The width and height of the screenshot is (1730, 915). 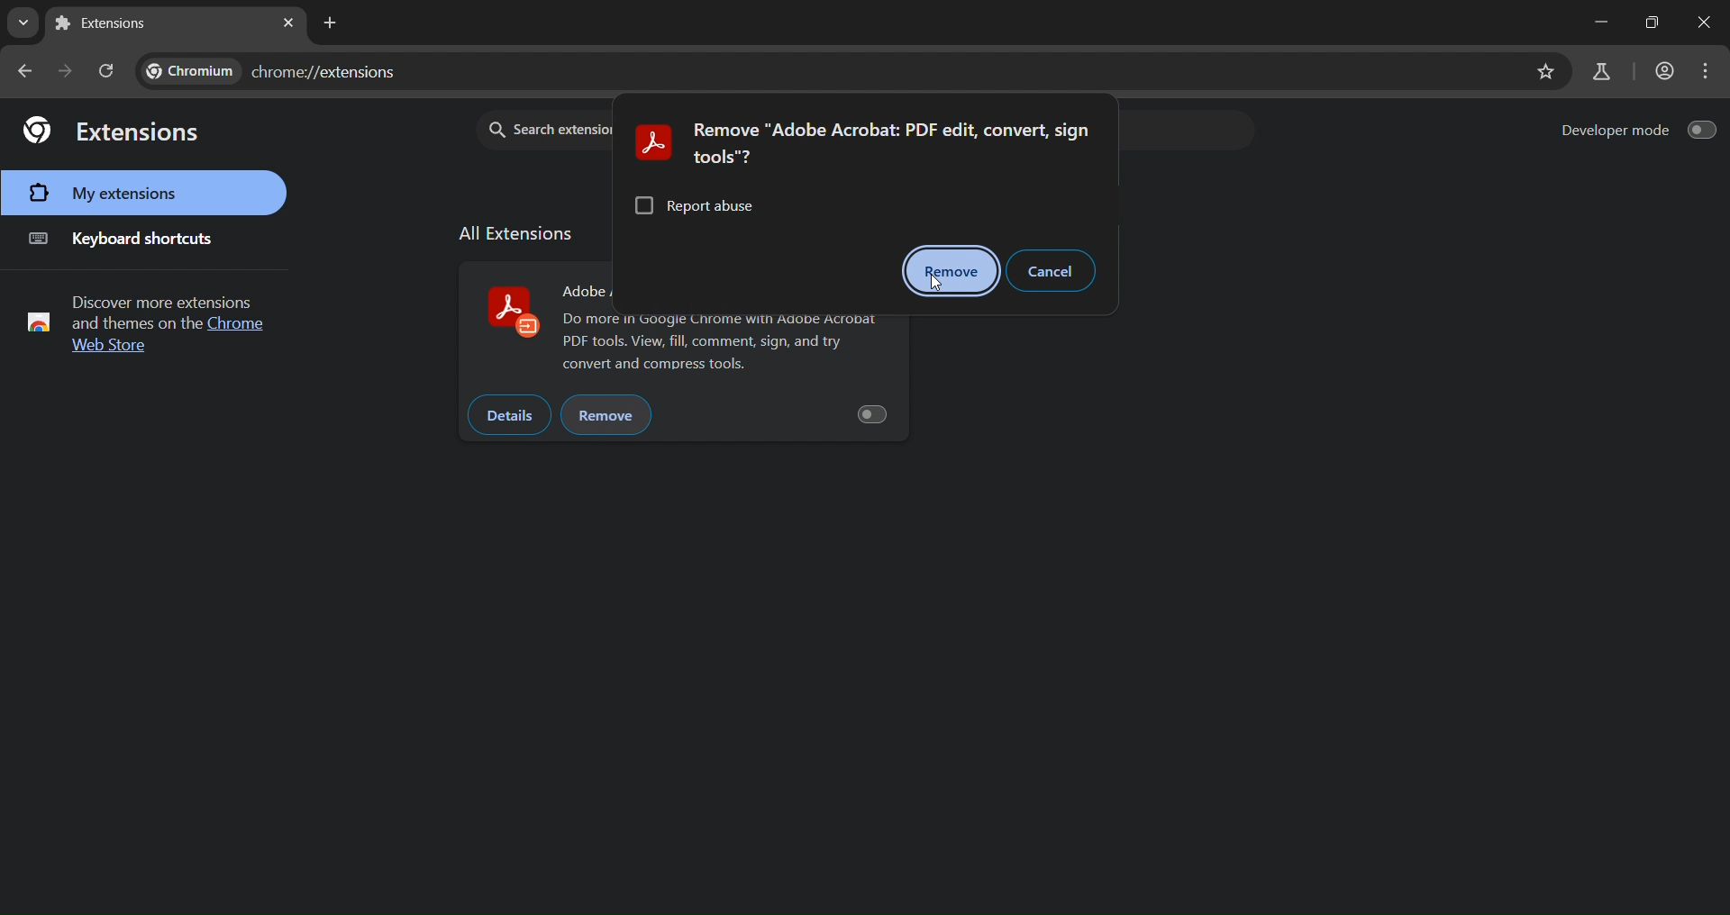 What do you see at coordinates (109, 72) in the screenshot?
I see `reload page` at bounding box center [109, 72].